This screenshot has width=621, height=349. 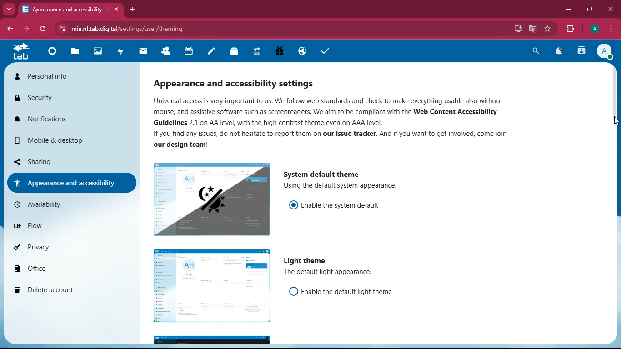 I want to click on flow, so click(x=70, y=228).